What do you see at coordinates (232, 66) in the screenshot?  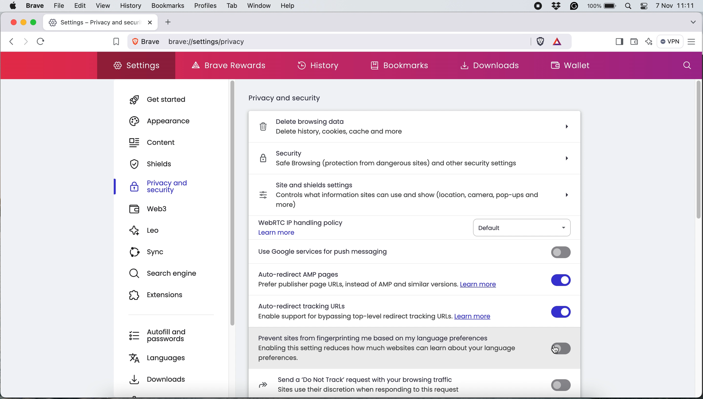 I see `brave rewards` at bounding box center [232, 66].